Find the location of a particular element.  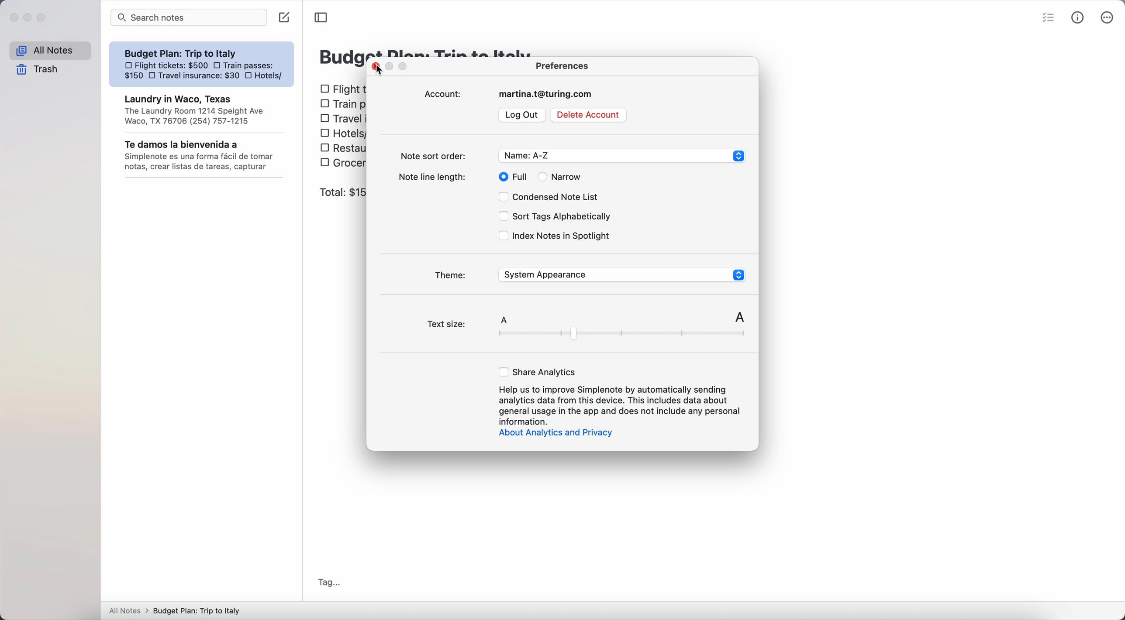

toggle sidenote is located at coordinates (321, 18).